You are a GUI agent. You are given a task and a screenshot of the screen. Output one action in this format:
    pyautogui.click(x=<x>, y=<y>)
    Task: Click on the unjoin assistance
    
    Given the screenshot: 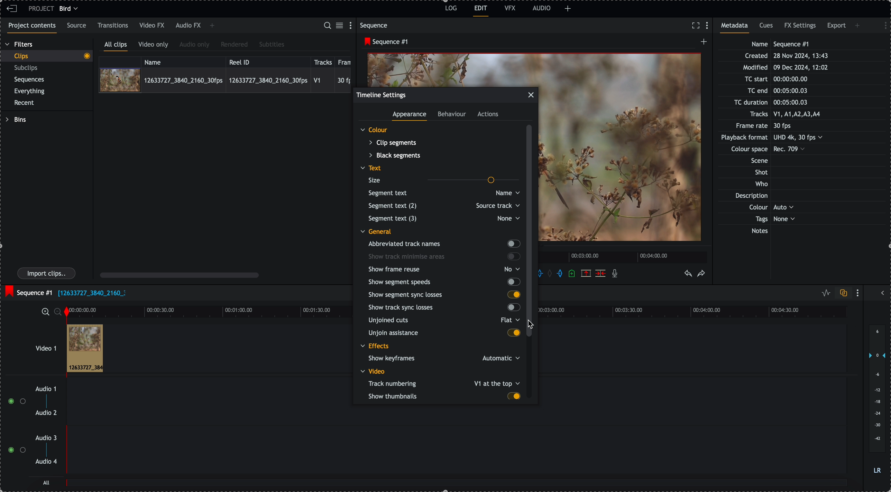 What is the action you would take?
    pyautogui.click(x=443, y=333)
    